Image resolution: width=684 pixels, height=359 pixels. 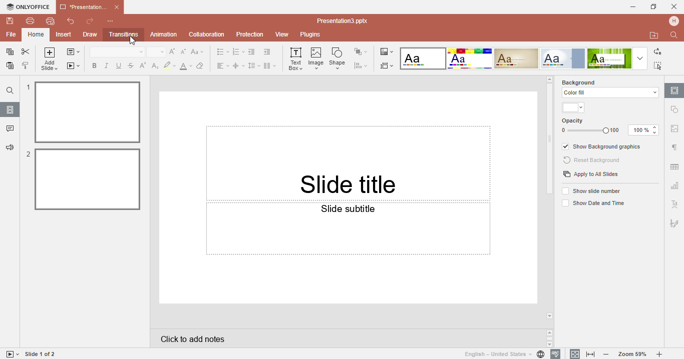 What do you see at coordinates (41, 354) in the screenshot?
I see `Slide 1 to 1` at bounding box center [41, 354].